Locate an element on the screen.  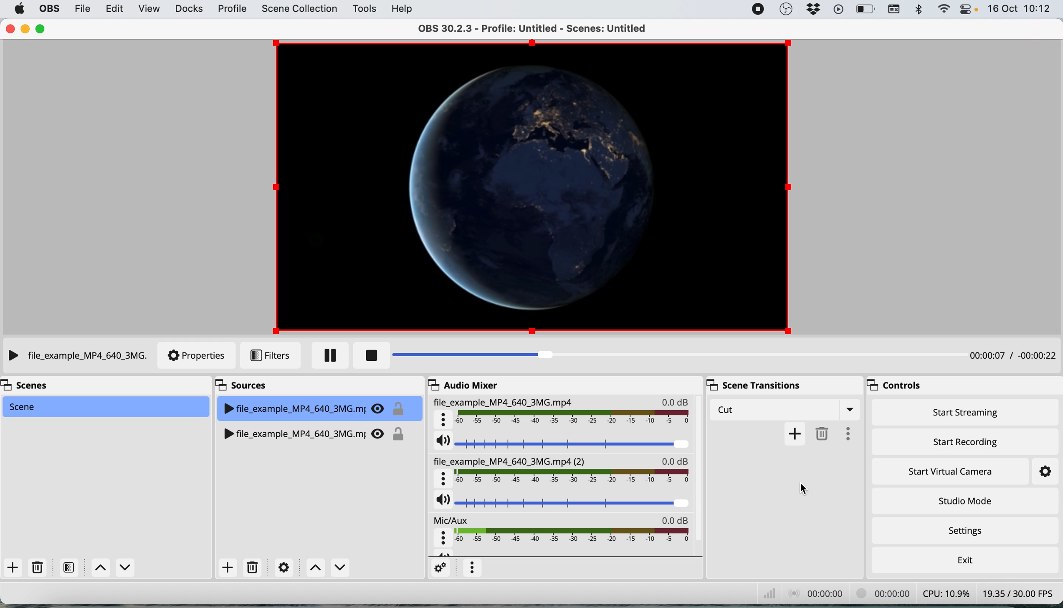
controls is located at coordinates (896, 385).